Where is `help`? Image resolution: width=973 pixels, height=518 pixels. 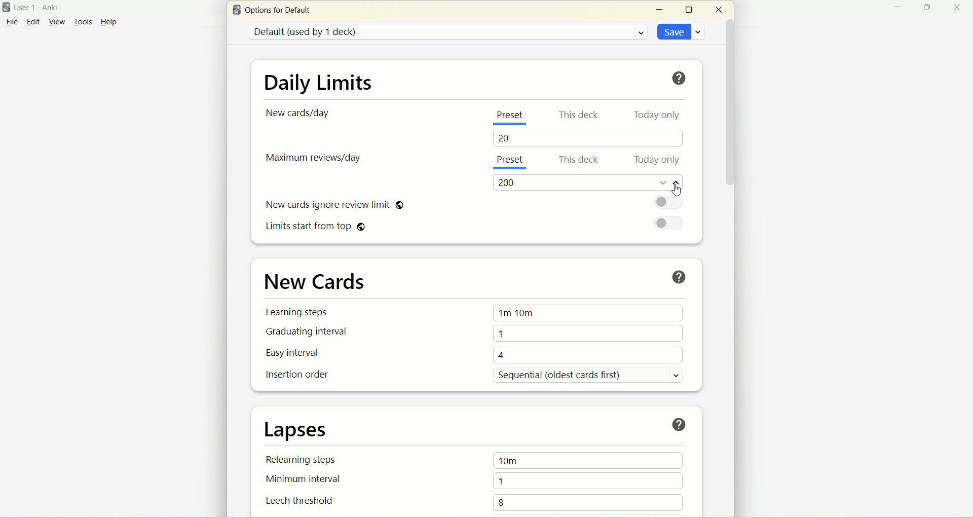
help is located at coordinates (115, 23).